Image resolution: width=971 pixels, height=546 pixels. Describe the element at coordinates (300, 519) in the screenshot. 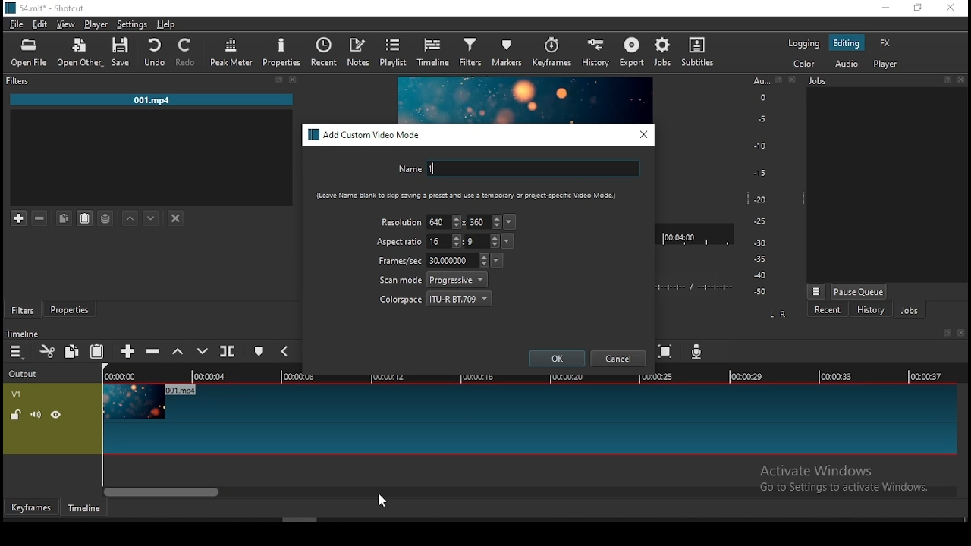

I see `scroll` at that location.